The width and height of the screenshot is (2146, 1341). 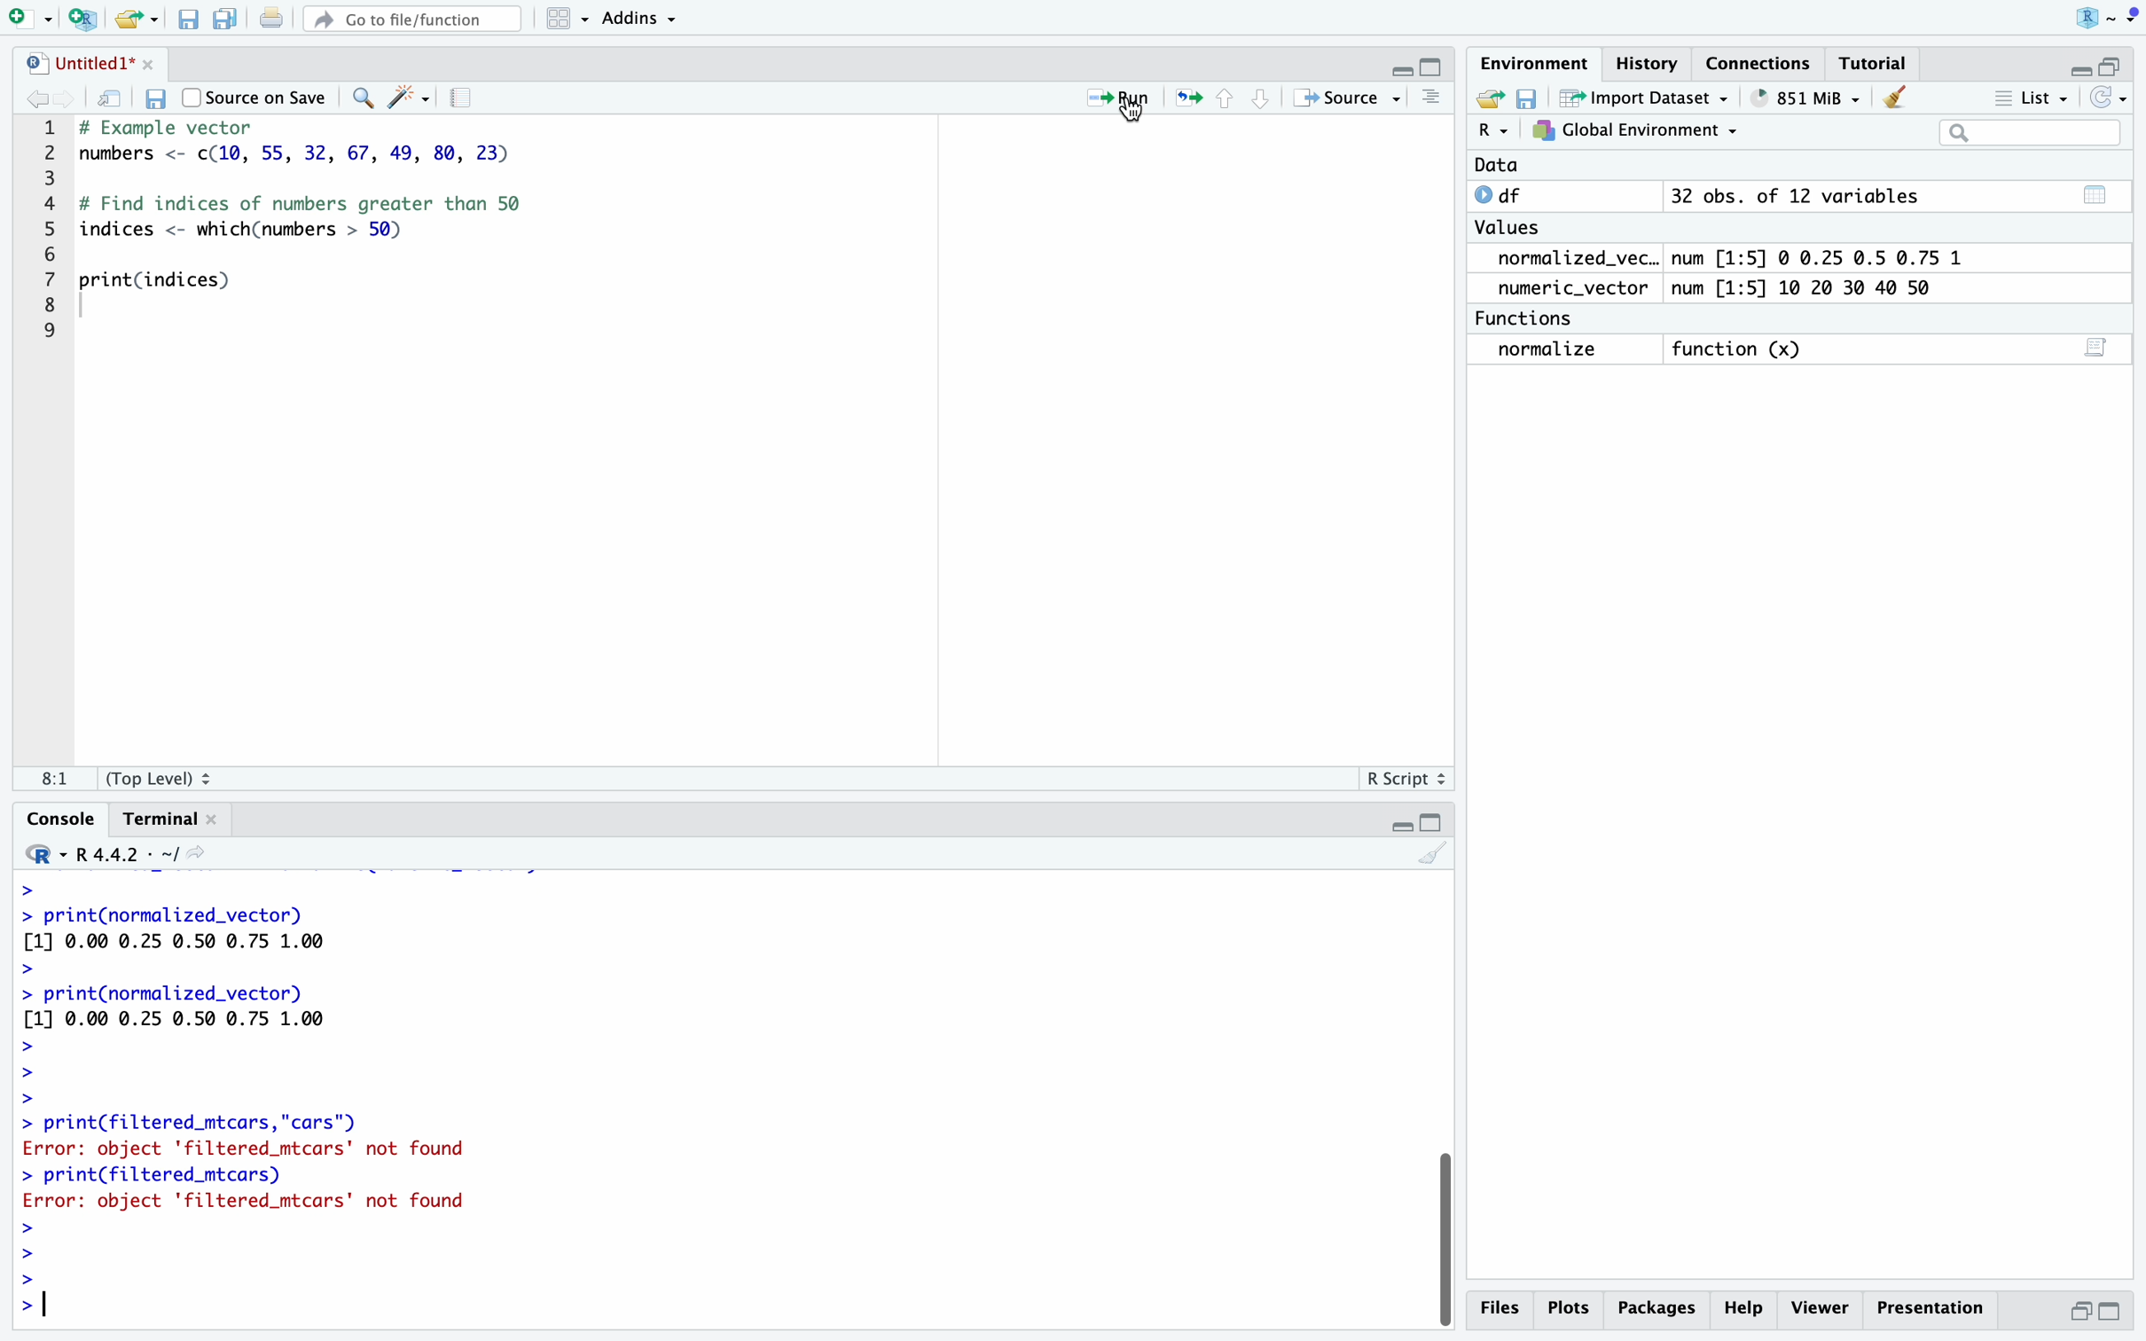 What do you see at coordinates (49, 817) in the screenshot?
I see `Console` at bounding box center [49, 817].